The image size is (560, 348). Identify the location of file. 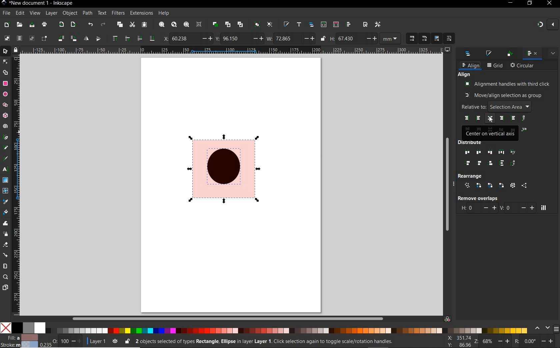
(6, 13).